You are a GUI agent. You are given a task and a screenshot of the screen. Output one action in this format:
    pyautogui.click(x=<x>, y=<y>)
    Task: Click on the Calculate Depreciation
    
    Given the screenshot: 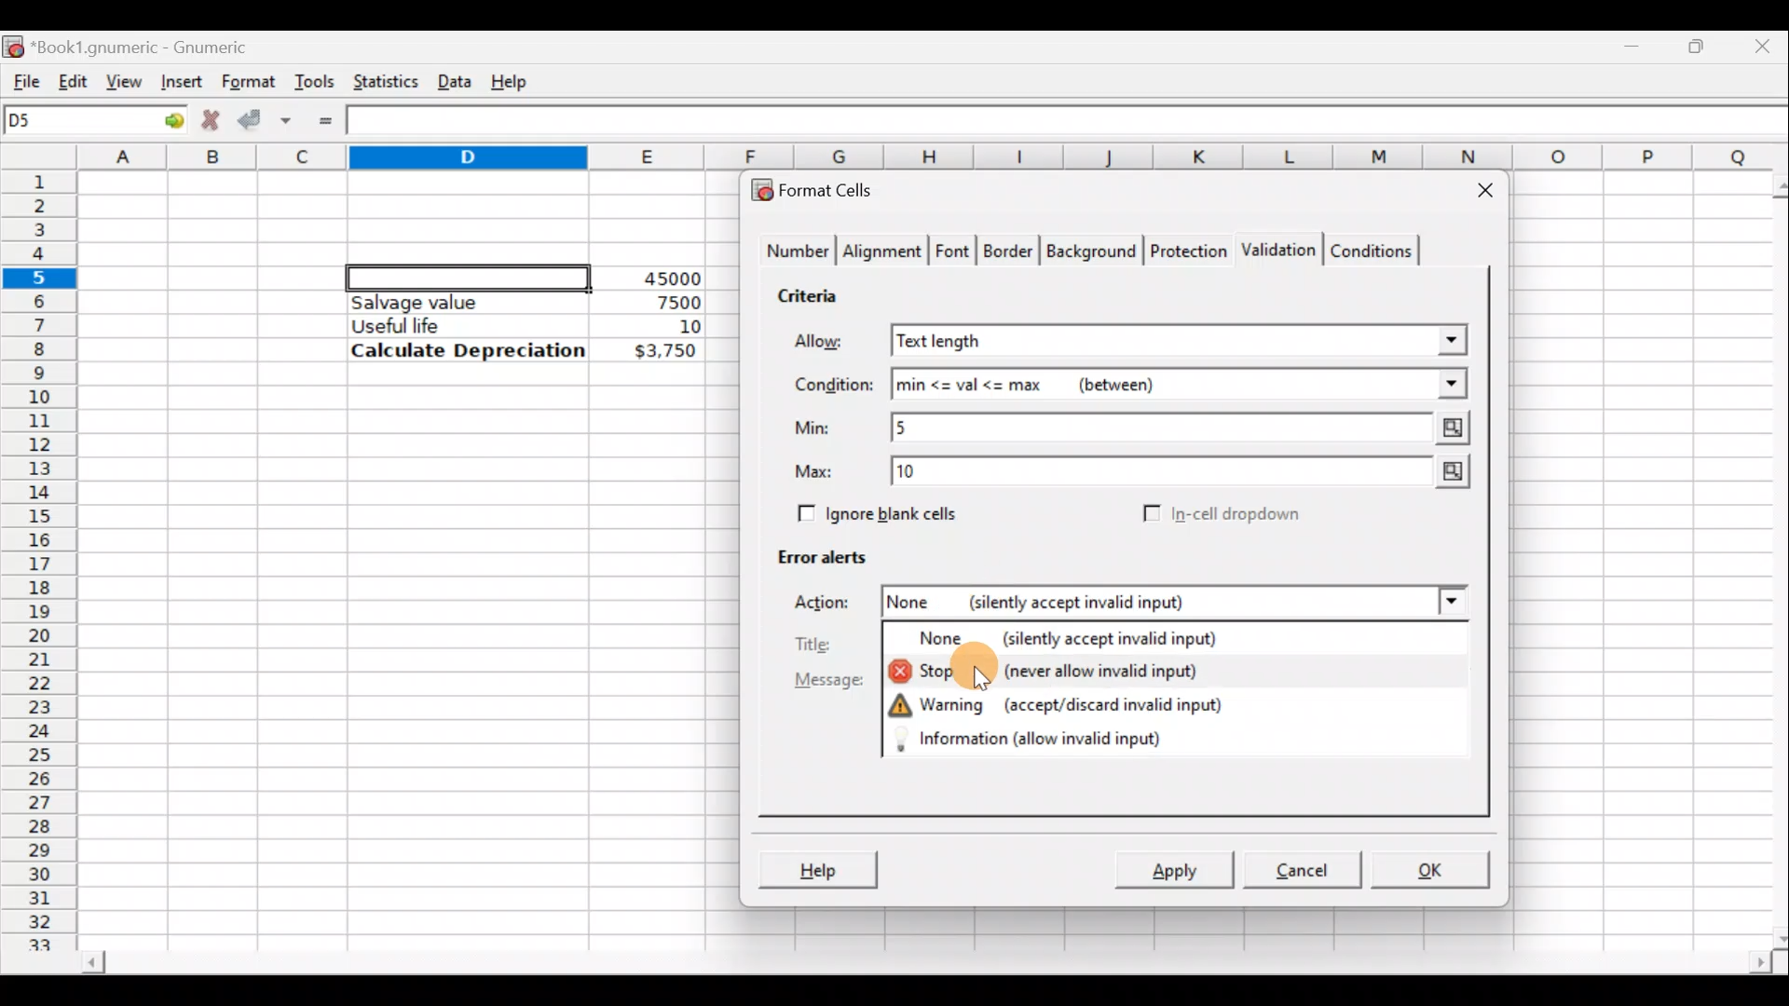 What is the action you would take?
    pyautogui.click(x=468, y=349)
    